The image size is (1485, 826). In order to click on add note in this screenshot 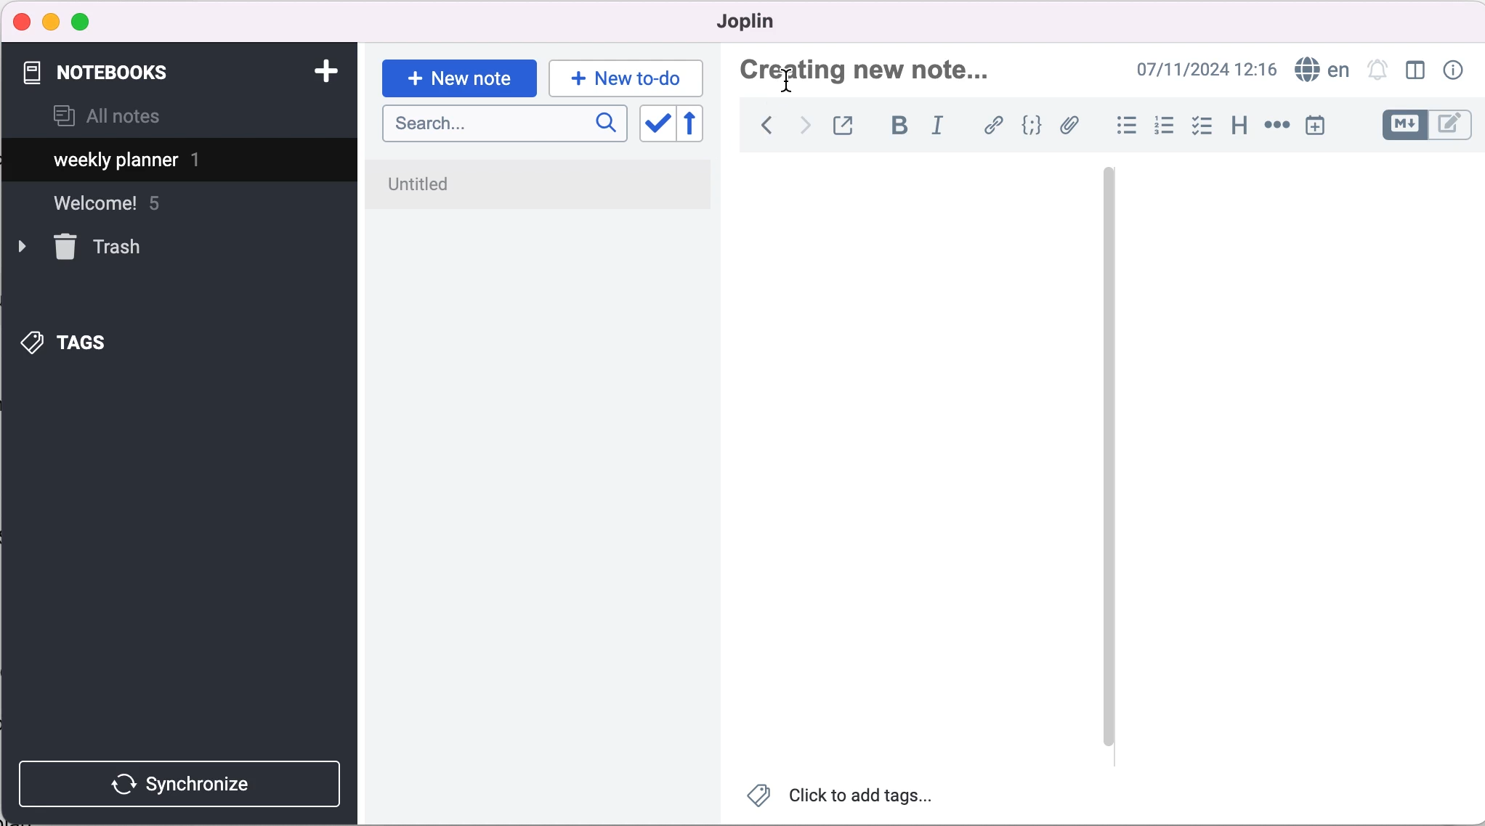, I will do `click(325, 70)`.